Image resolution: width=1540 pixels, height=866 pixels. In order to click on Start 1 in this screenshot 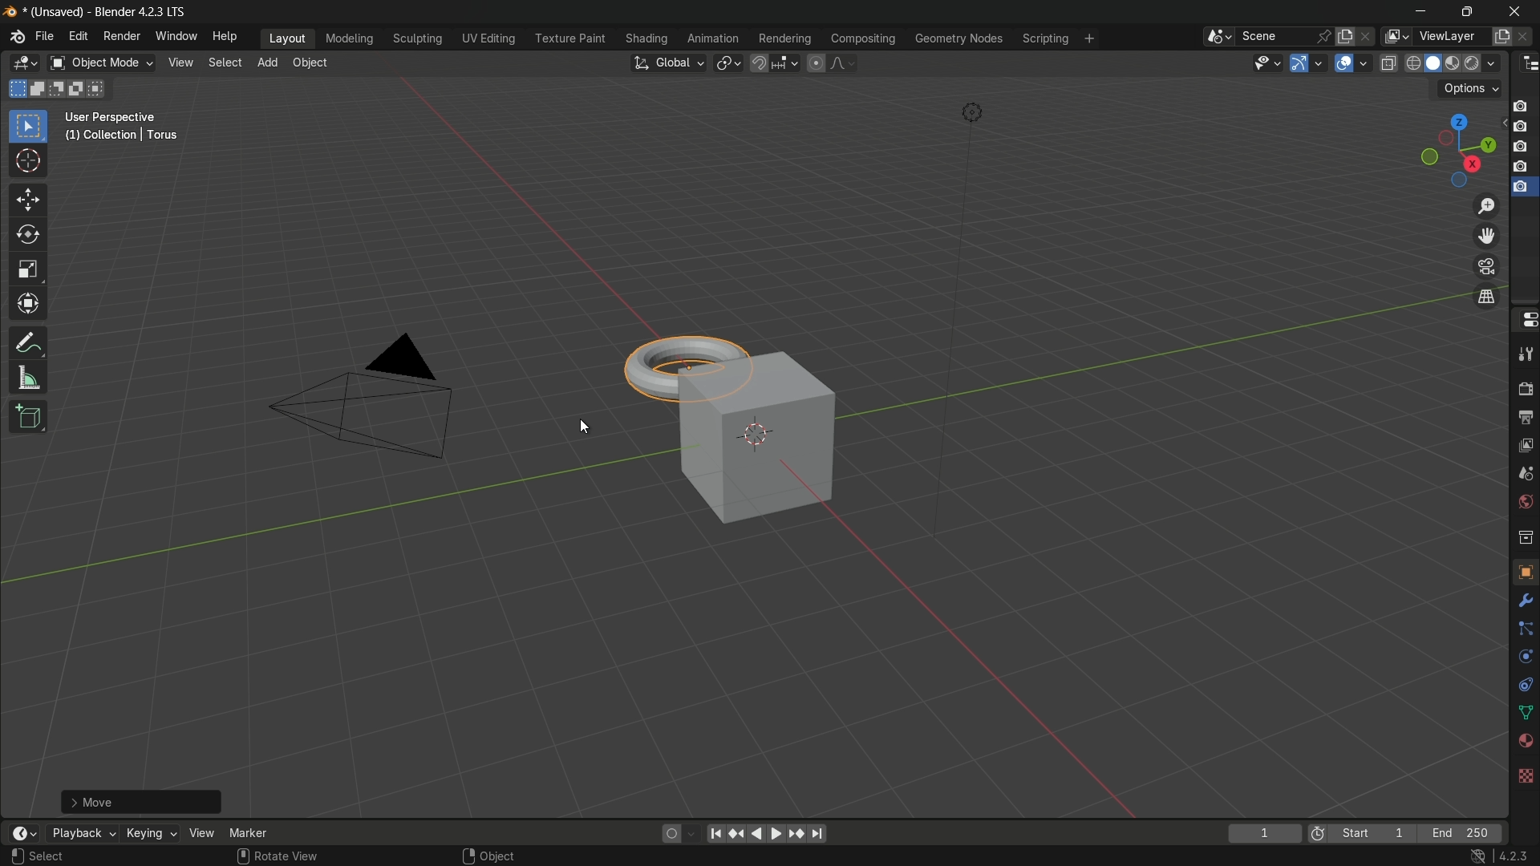, I will do `click(1377, 834)`.